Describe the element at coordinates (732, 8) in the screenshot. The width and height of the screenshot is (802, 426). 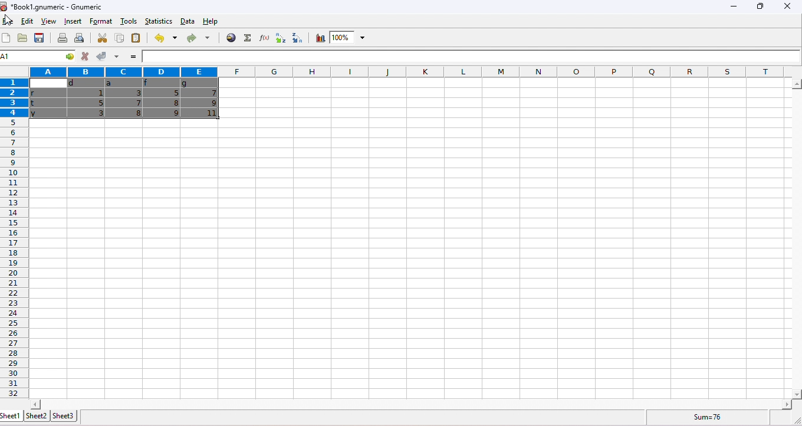
I see `minimize` at that location.